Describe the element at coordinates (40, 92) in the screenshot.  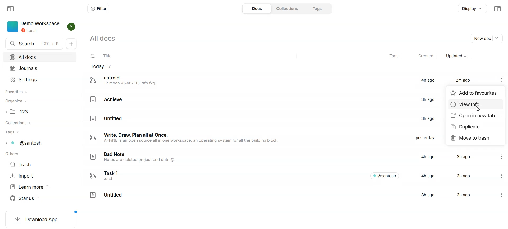
I see `Favorites` at that location.